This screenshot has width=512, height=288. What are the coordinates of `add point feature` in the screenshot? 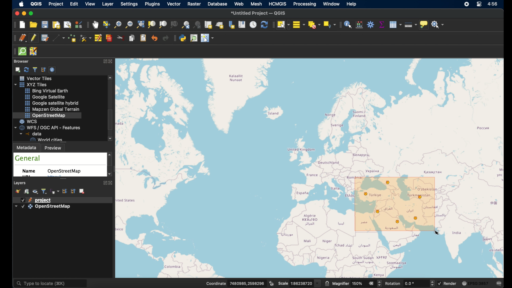 It's located at (73, 38).